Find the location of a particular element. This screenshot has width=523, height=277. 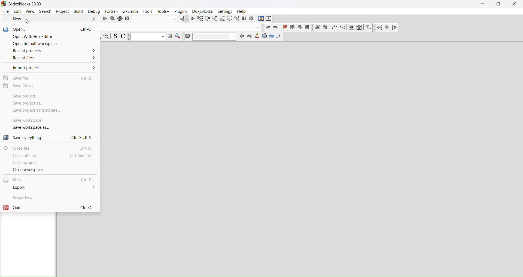

tools is located at coordinates (147, 11).